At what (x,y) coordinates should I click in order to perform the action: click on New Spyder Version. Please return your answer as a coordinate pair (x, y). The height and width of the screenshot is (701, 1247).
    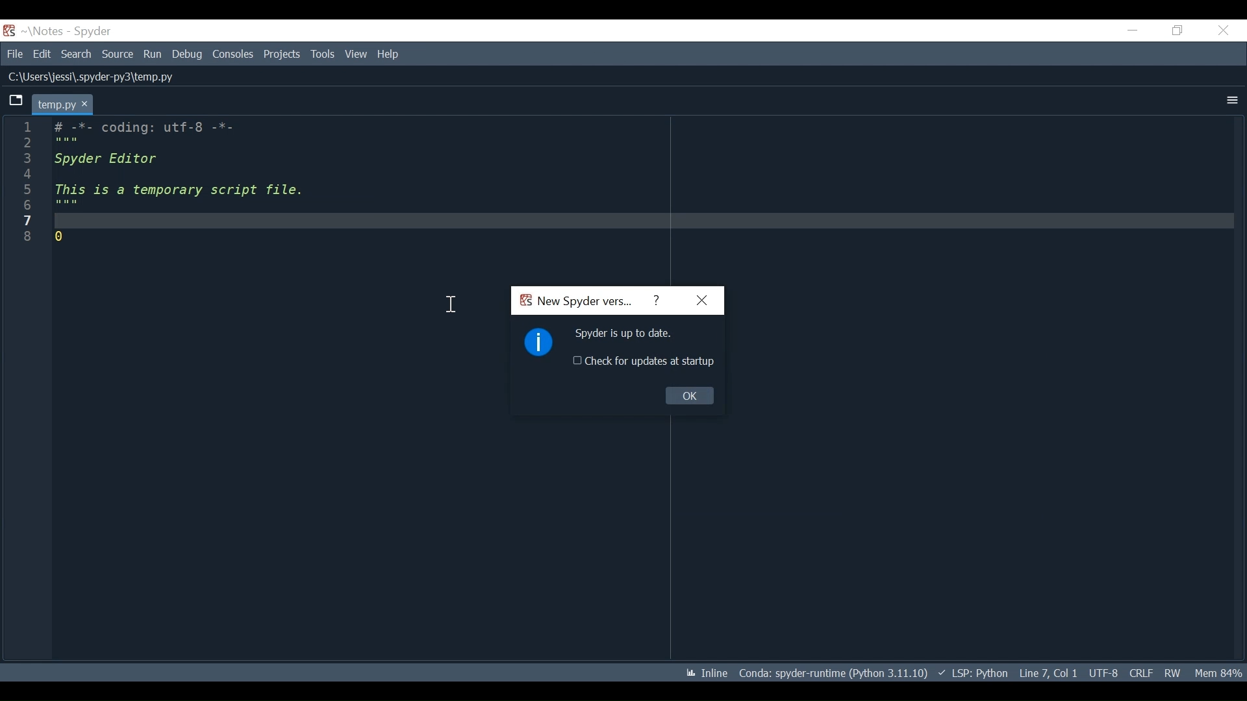
    Looking at the image, I should click on (586, 301).